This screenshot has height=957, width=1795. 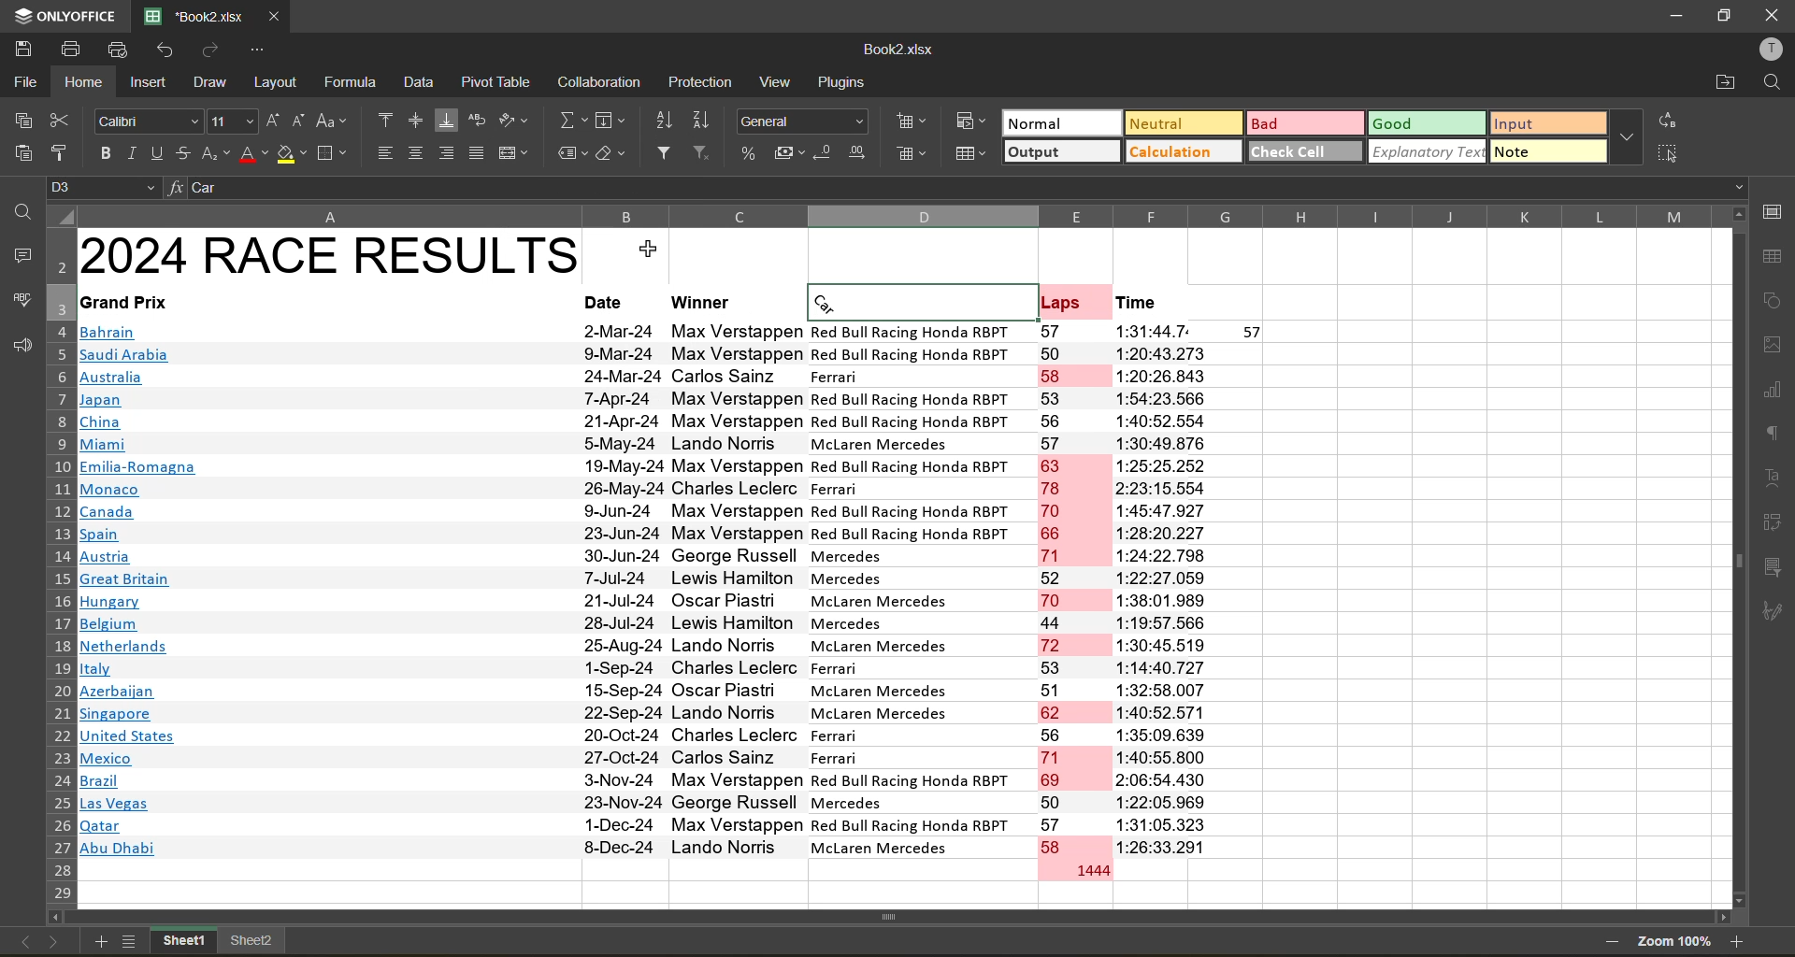 I want to click on find, so click(x=1773, y=84).